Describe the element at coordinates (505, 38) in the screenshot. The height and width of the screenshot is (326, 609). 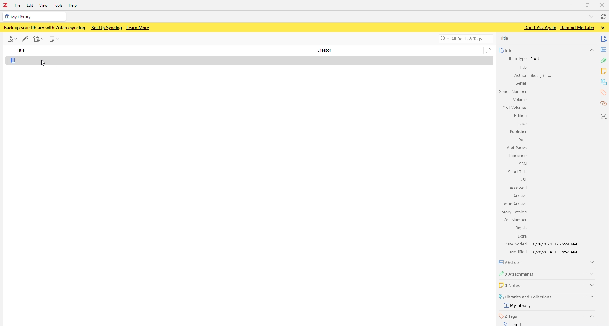
I see `Title` at that location.